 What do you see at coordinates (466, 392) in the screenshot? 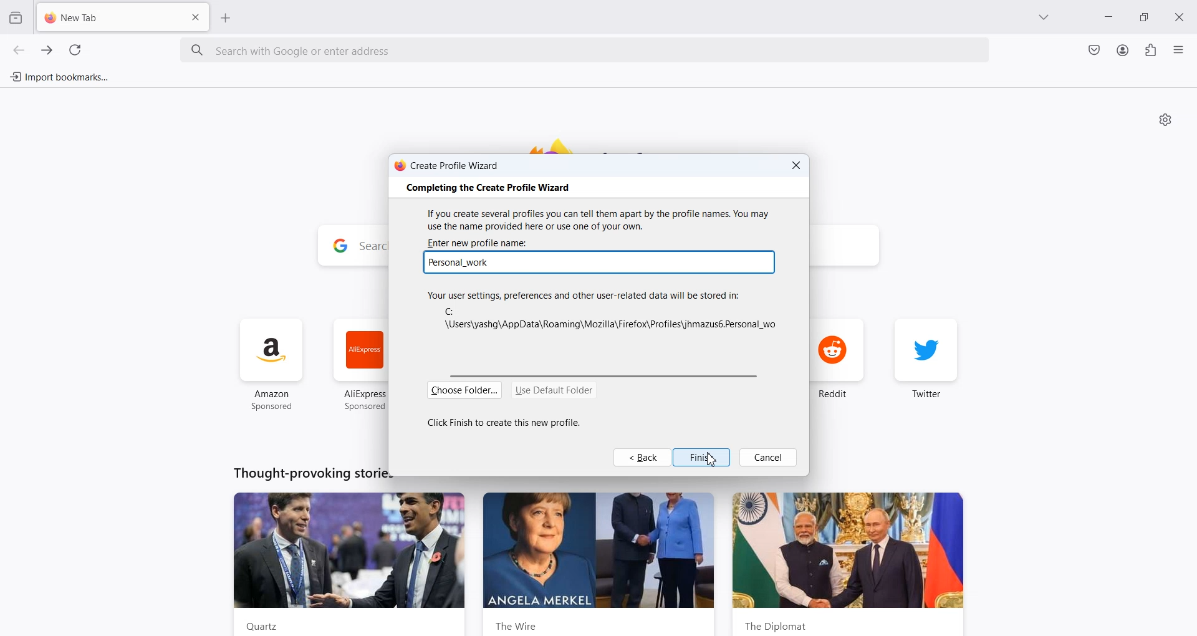
I see `Choose Folder` at bounding box center [466, 392].